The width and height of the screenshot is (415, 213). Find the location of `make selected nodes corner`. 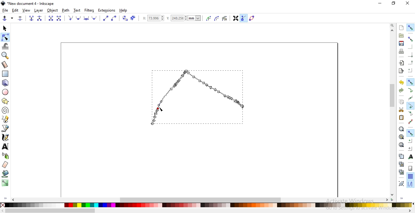

make selected nodes corner is located at coordinates (70, 18).